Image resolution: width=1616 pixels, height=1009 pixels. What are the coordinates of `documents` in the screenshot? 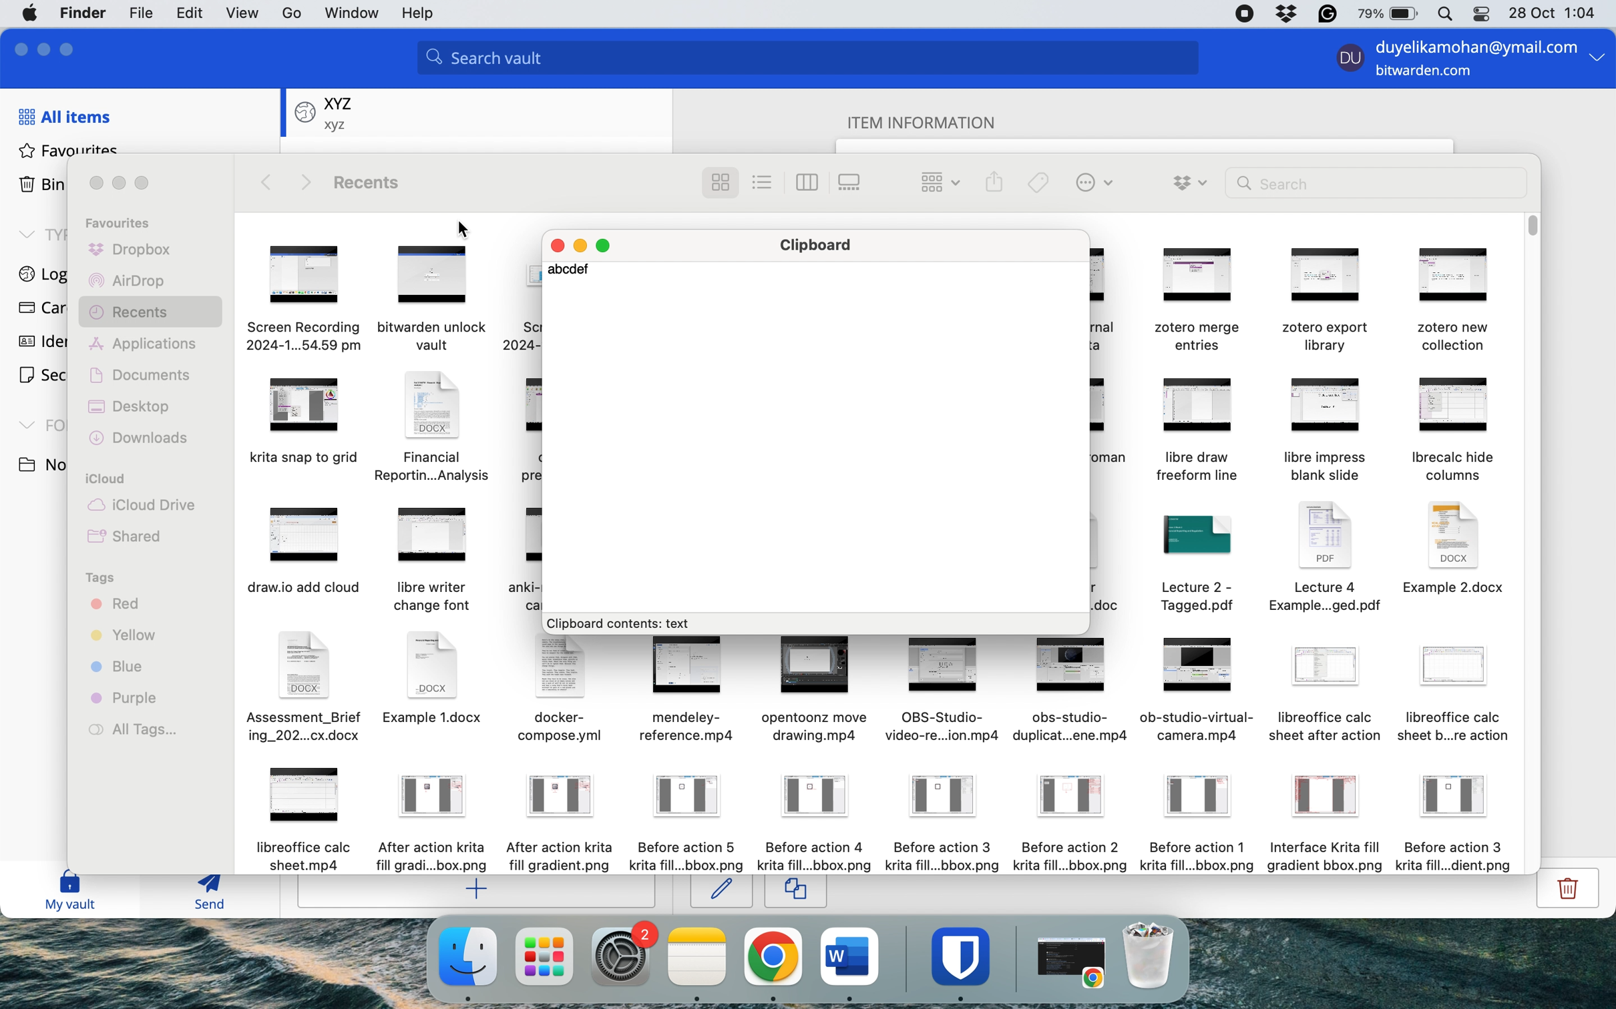 It's located at (146, 373).